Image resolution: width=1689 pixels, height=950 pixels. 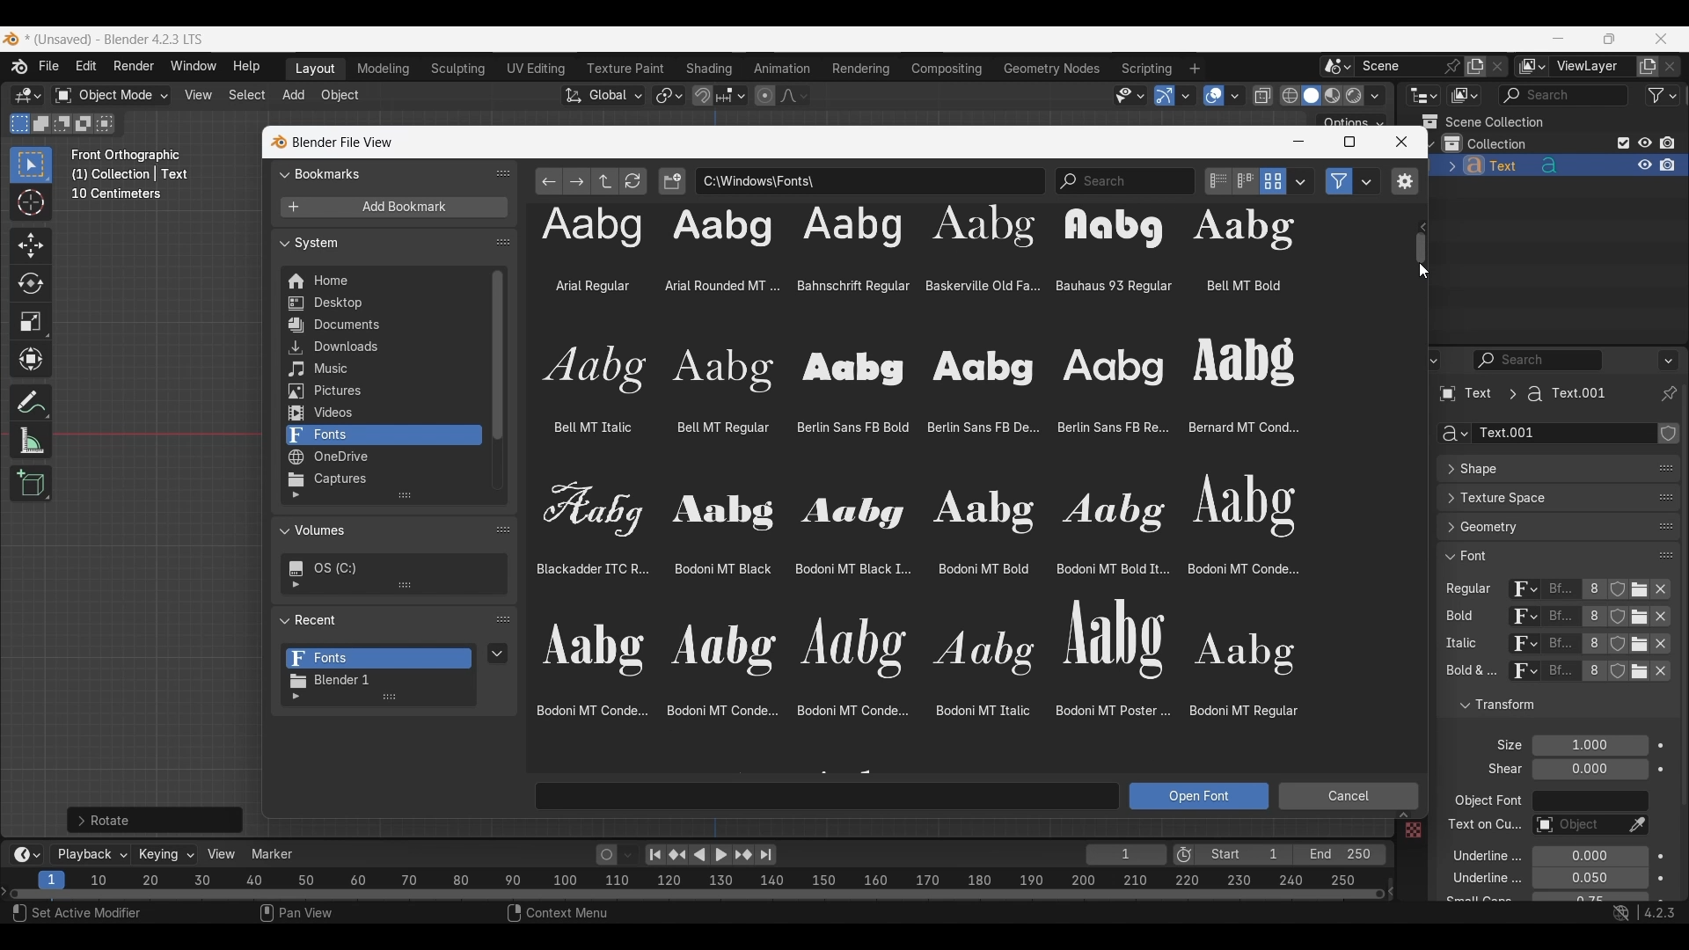 I want to click on , so click(x=1482, y=827).